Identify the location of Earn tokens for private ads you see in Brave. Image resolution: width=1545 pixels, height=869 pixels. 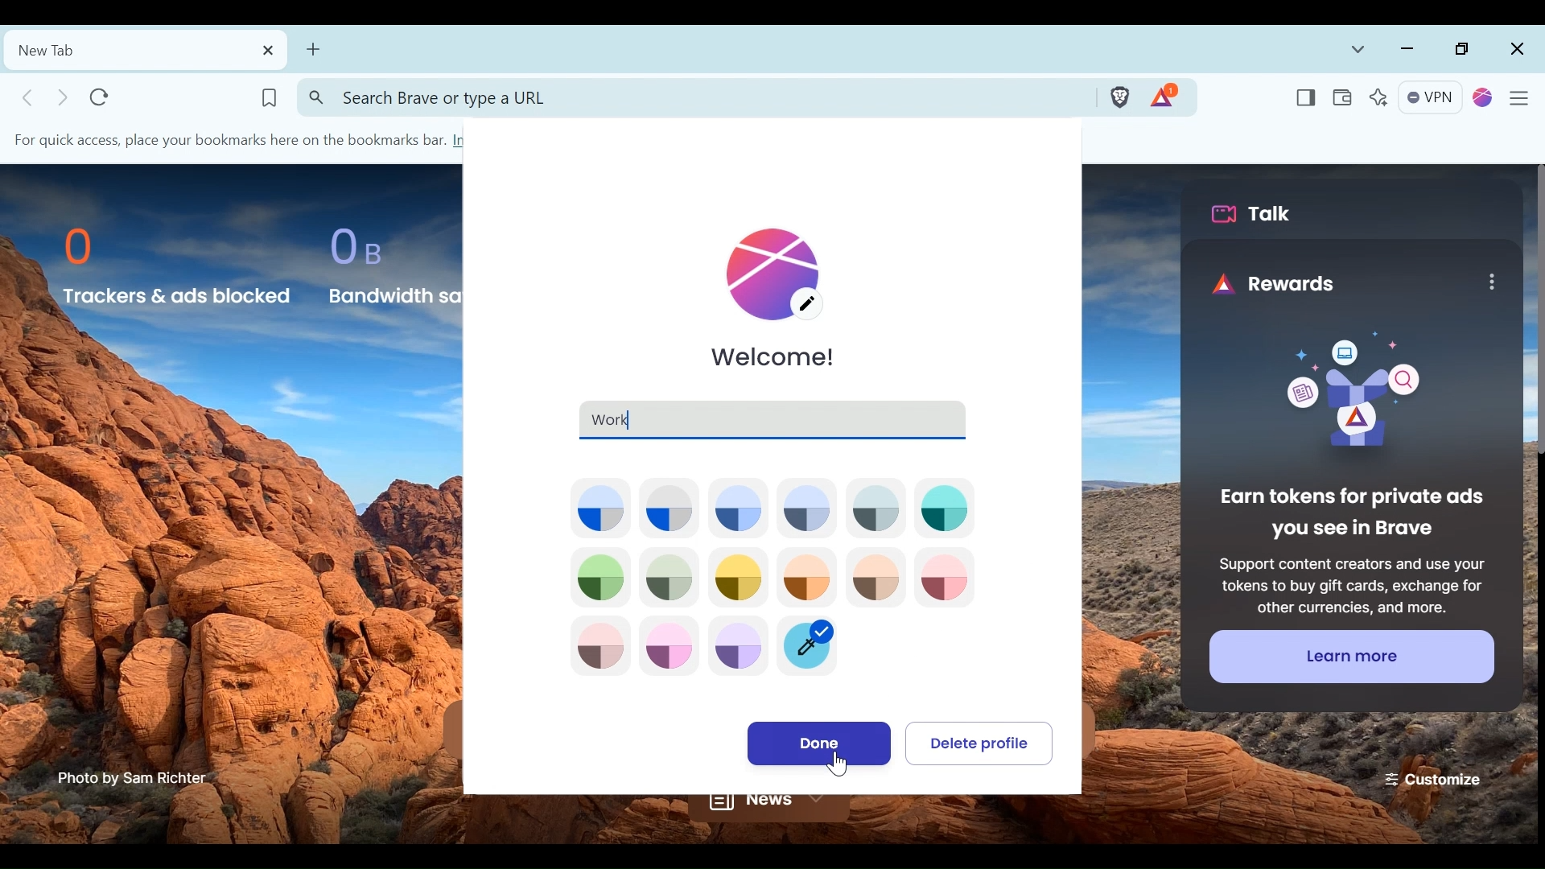
(1347, 510).